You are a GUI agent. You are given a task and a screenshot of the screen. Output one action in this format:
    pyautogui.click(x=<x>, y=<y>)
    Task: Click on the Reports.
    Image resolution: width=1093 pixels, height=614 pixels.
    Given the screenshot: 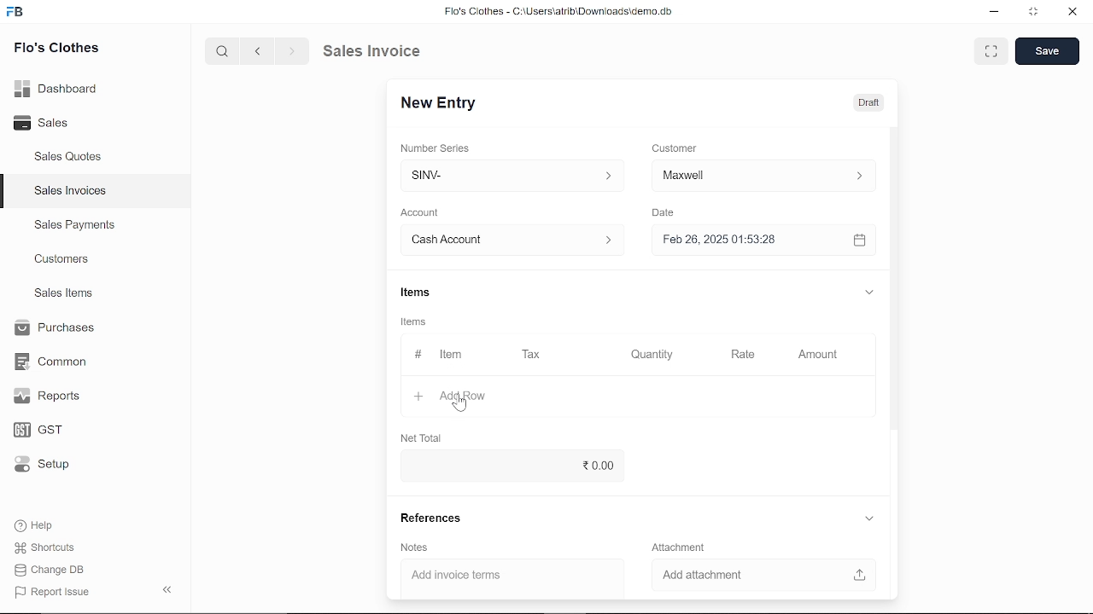 What is the action you would take?
    pyautogui.click(x=54, y=396)
    